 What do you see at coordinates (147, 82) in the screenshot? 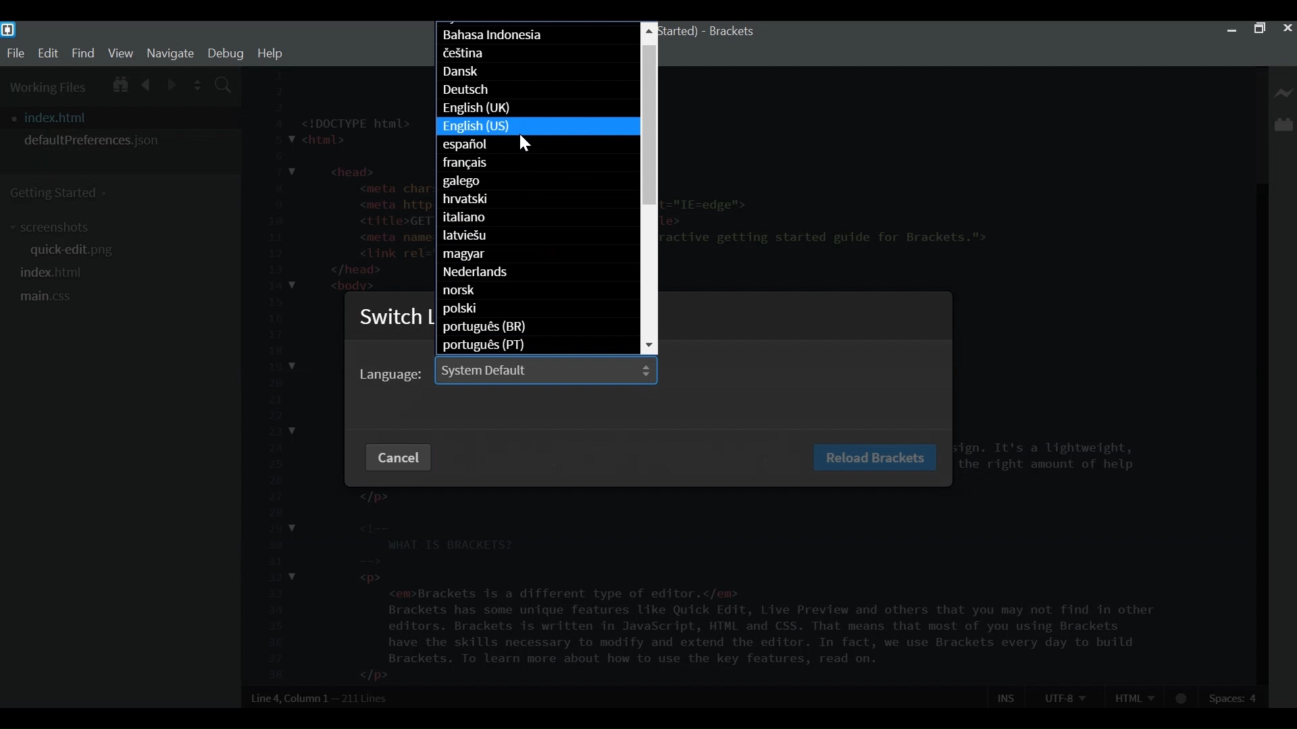
I see `Navigate Backwards` at bounding box center [147, 82].